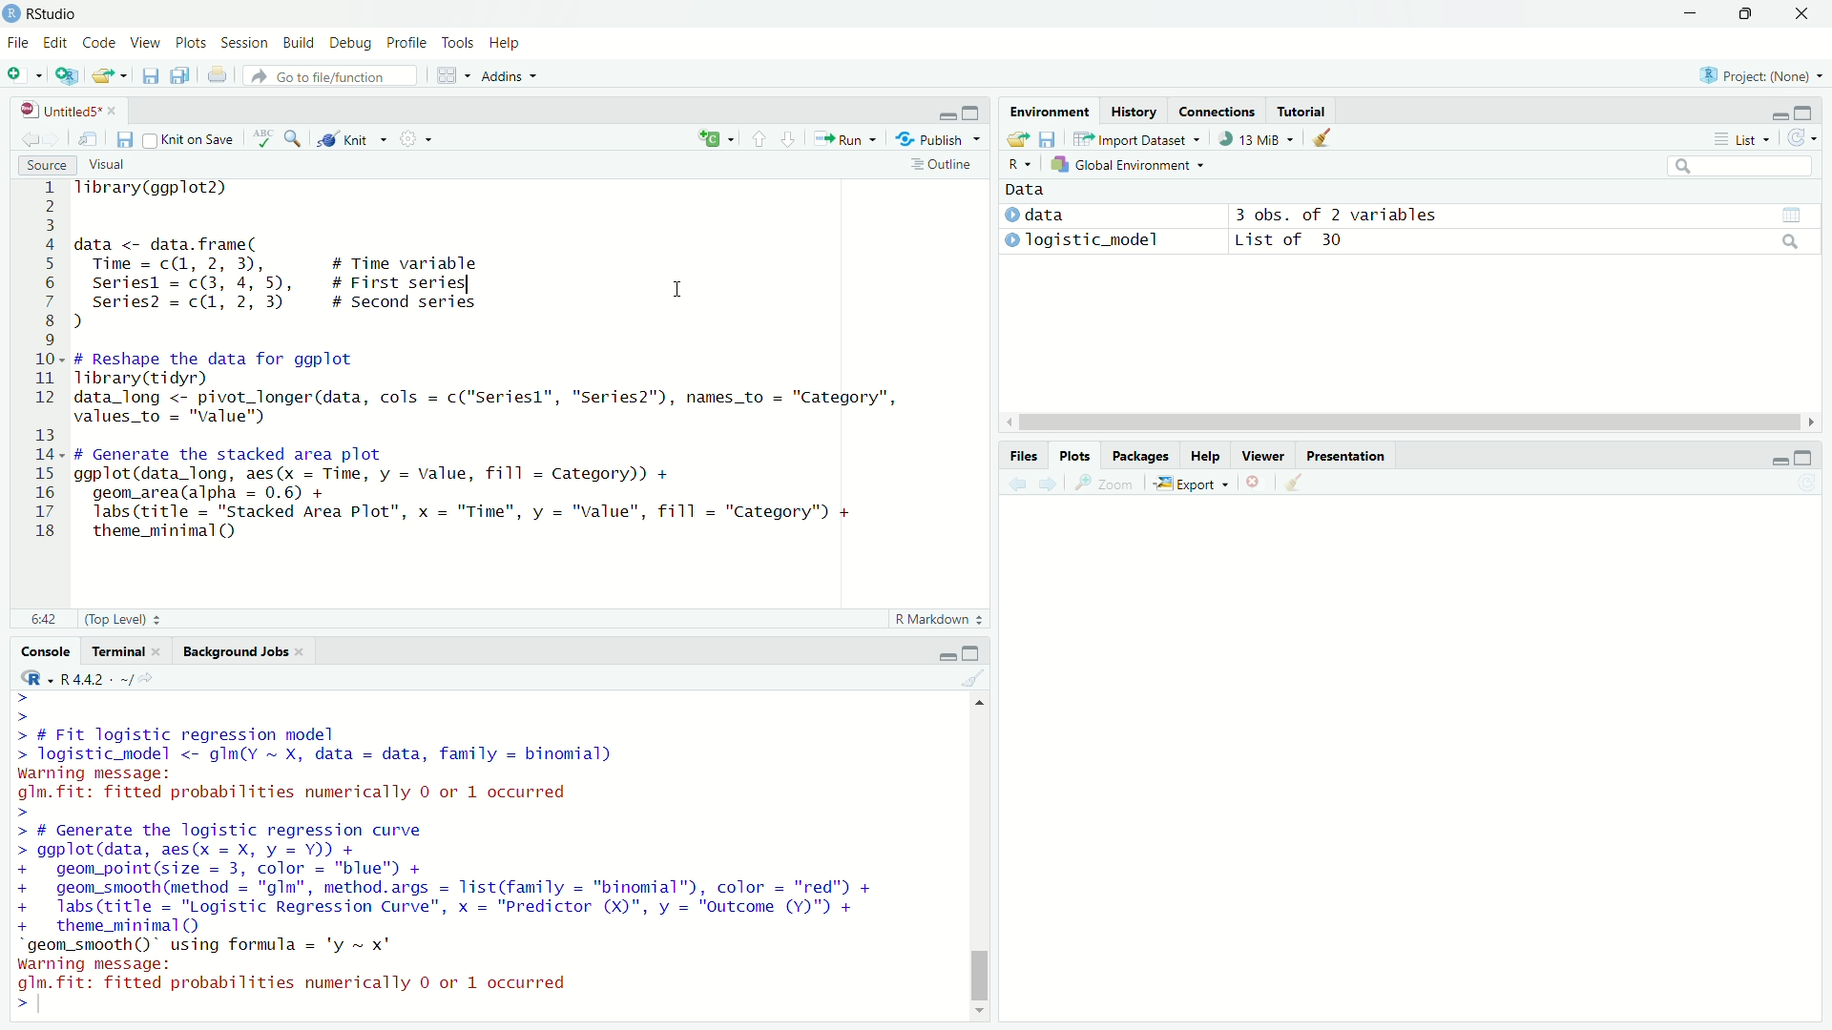 This screenshot has width=1832, height=1030. Describe the element at coordinates (1264, 141) in the screenshot. I see `13 MiB +` at that location.